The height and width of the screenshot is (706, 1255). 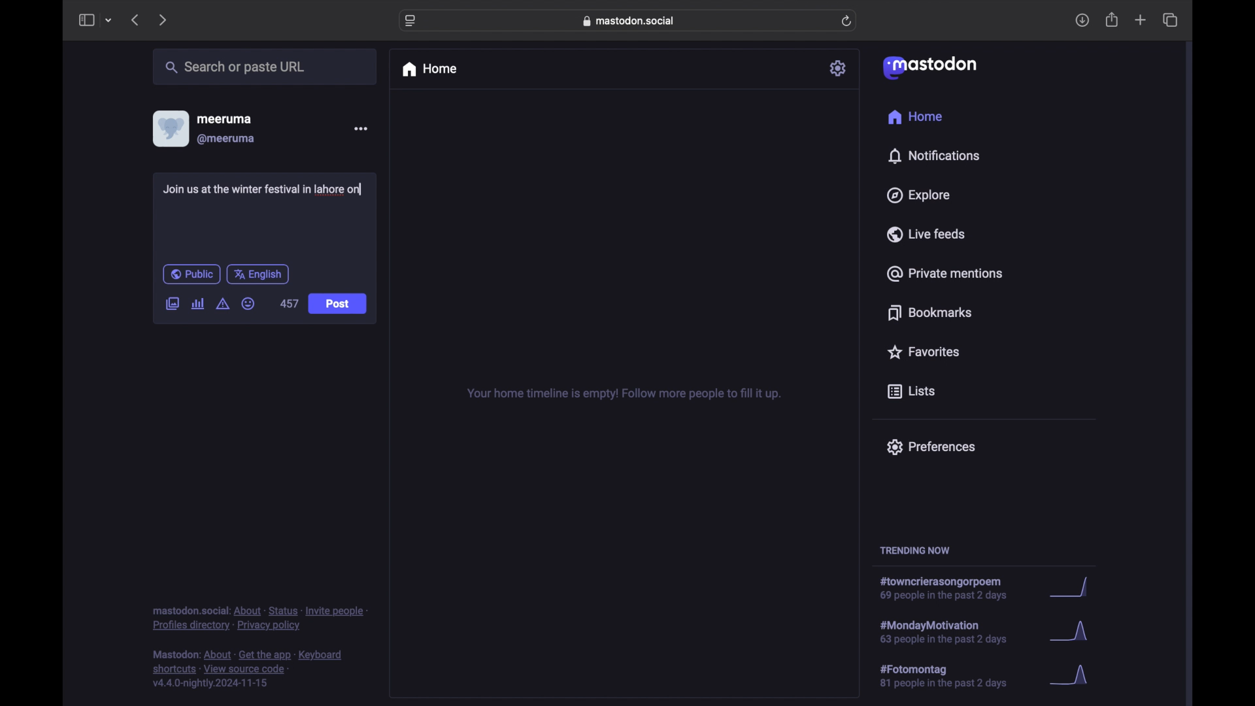 What do you see at coordinates (927, 234) in the screenshot?
I see `live feeds` at bounding box center [927, 234].